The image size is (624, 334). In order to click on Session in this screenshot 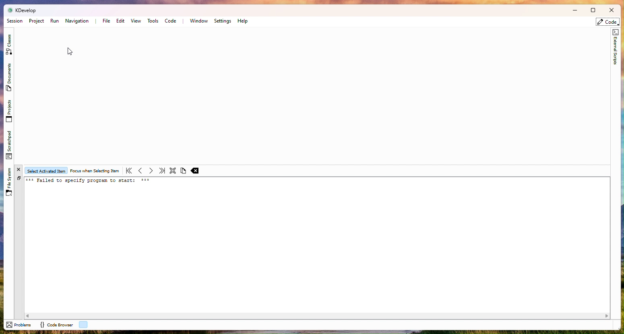, I will do `click(14, 21)`.